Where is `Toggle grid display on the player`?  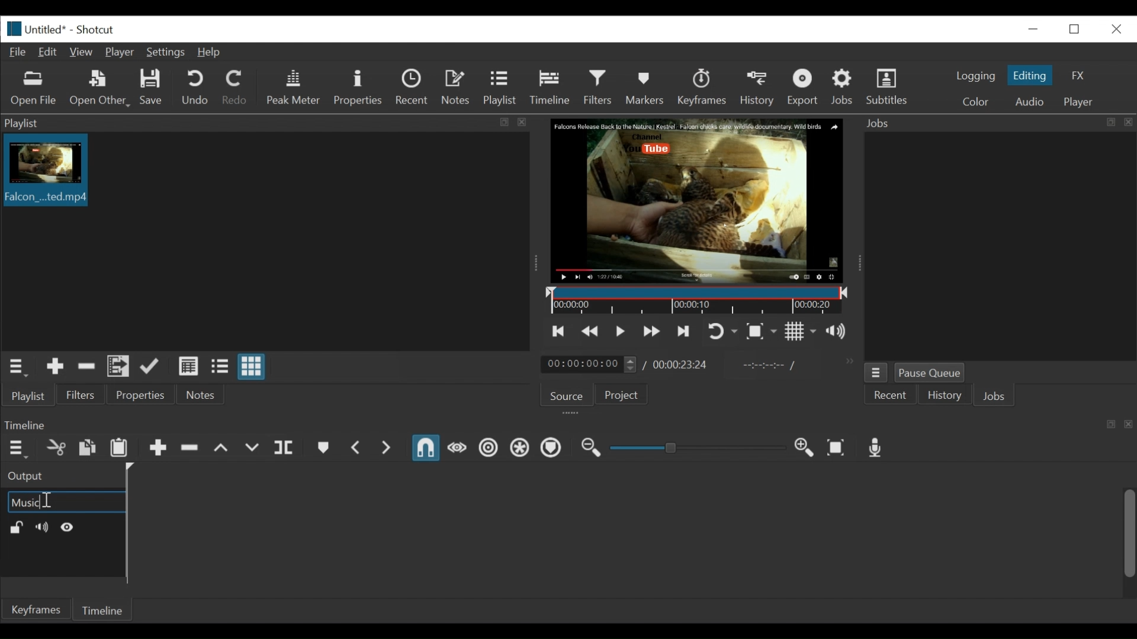
Toggle grid display on the player is located at coordinates (800, 331).